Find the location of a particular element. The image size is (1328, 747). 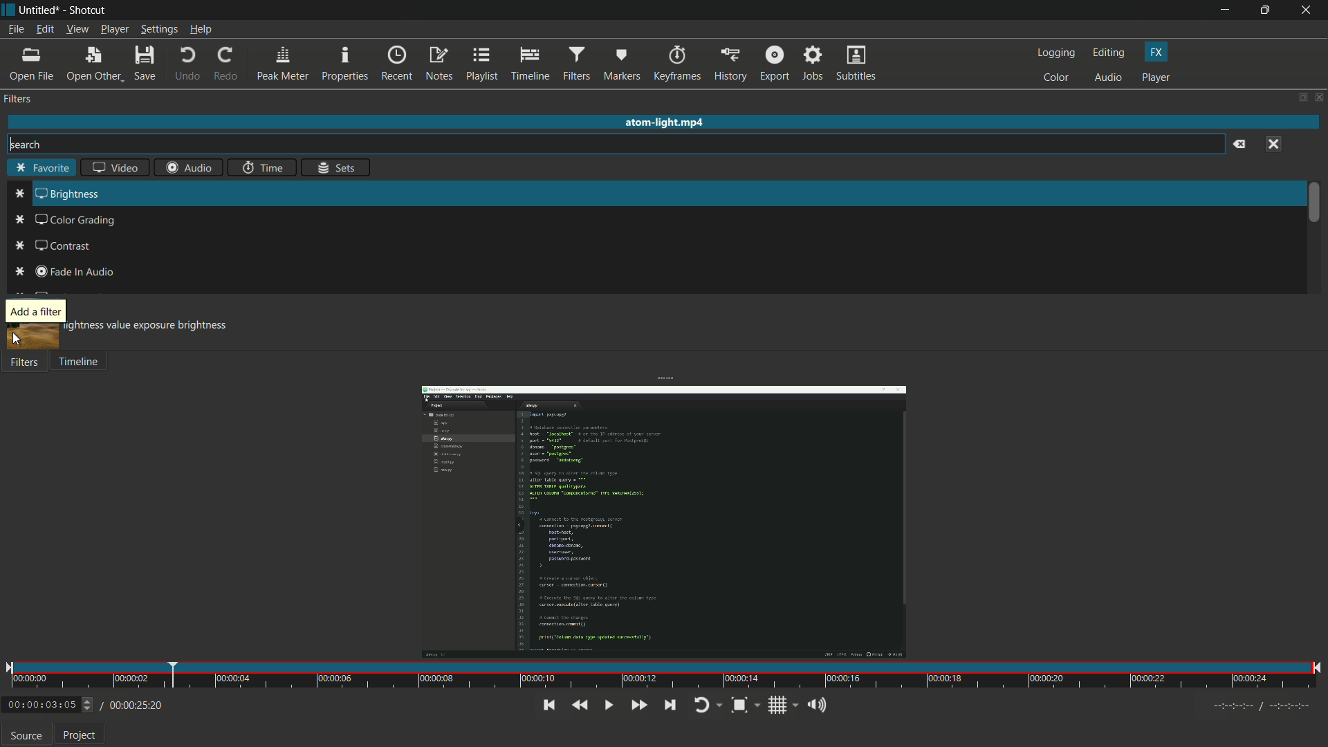

add a filter pop up is located at coordinates (35, 311).